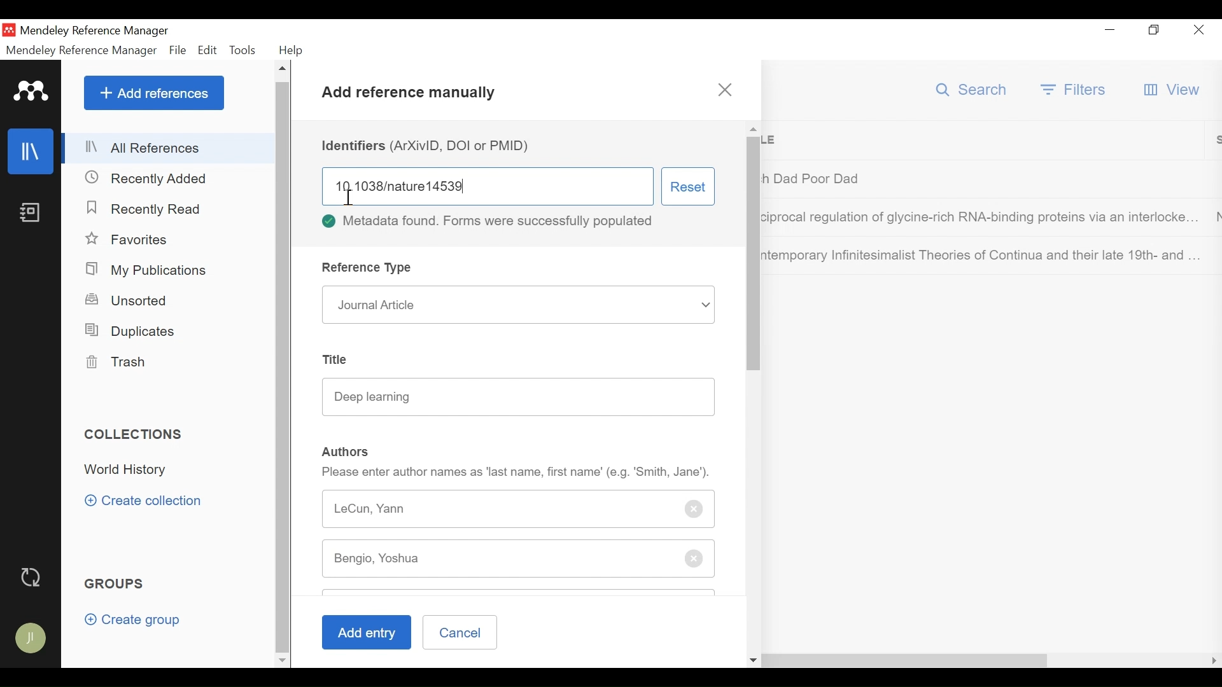 This screenshot has width=1222, height=687. I want to click on Duplicates, so click(132, 330).